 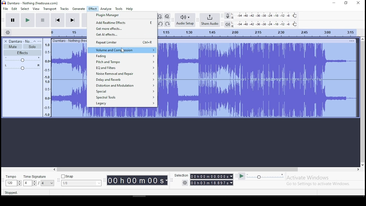 What do you see at coordinates (36, 9) in the screenshot?
I see `view` at bounding box center [36, 9].